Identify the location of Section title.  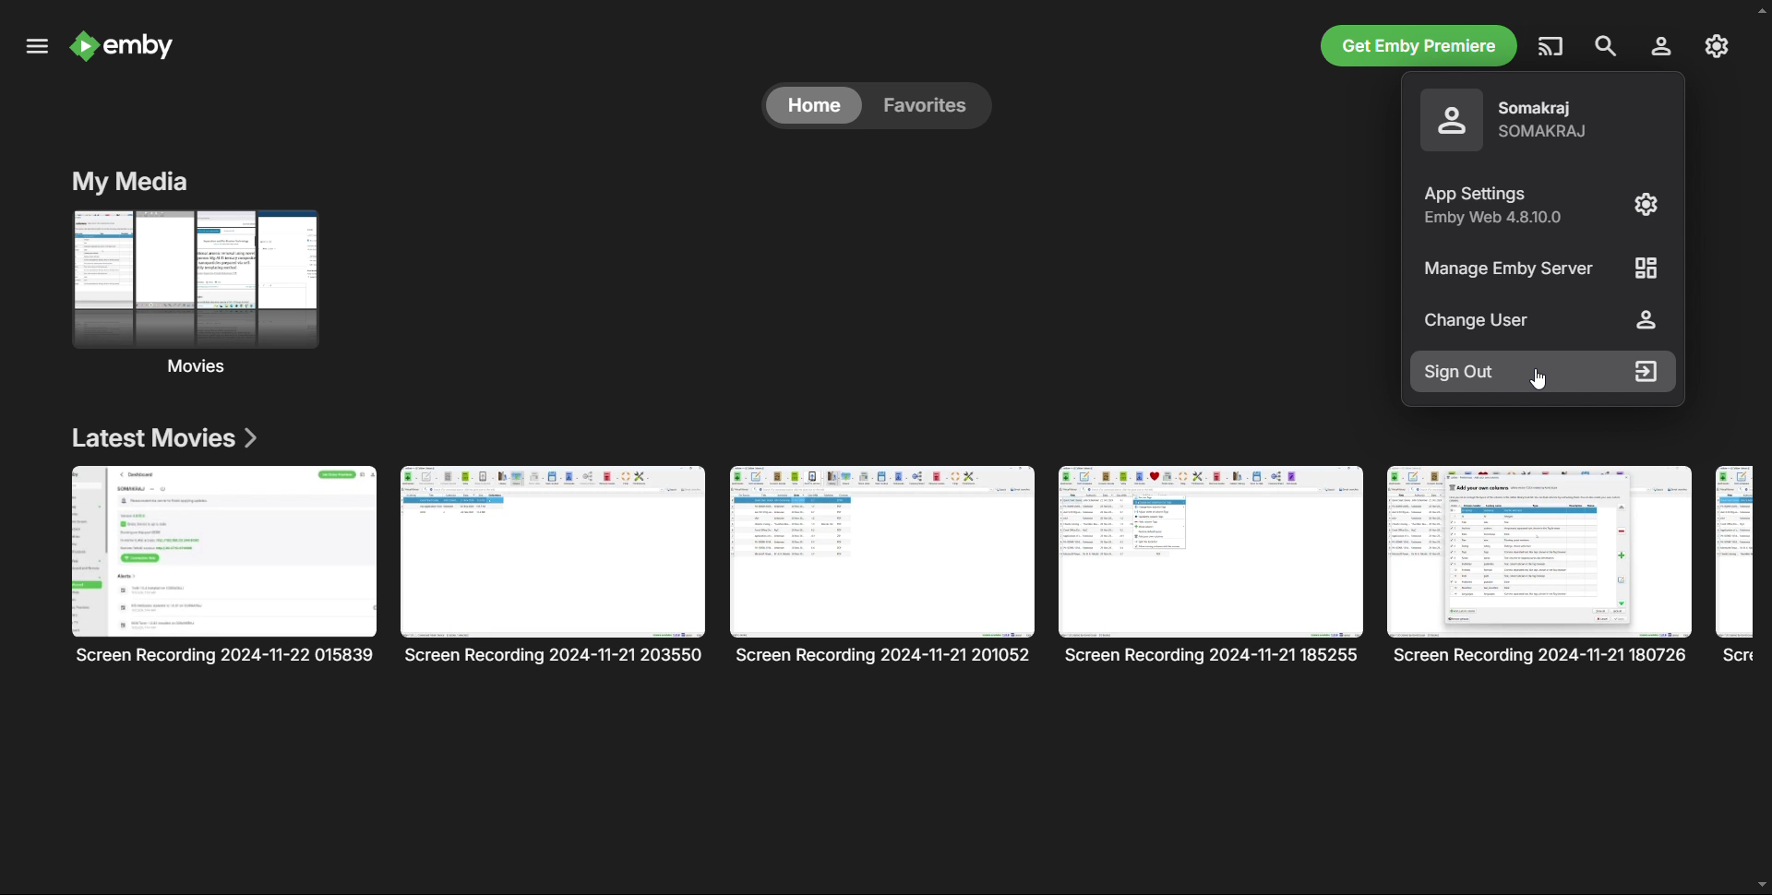
(130, 182).